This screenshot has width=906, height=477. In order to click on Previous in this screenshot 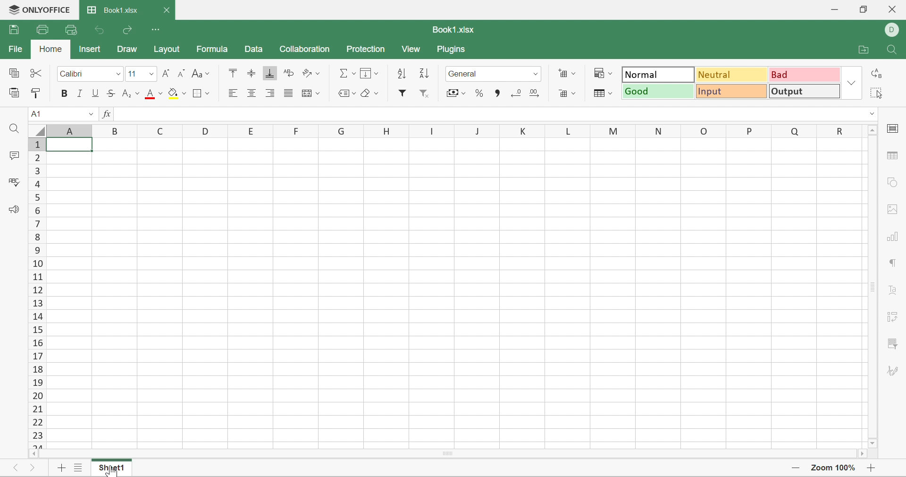, I will do `click(17, 468)`.